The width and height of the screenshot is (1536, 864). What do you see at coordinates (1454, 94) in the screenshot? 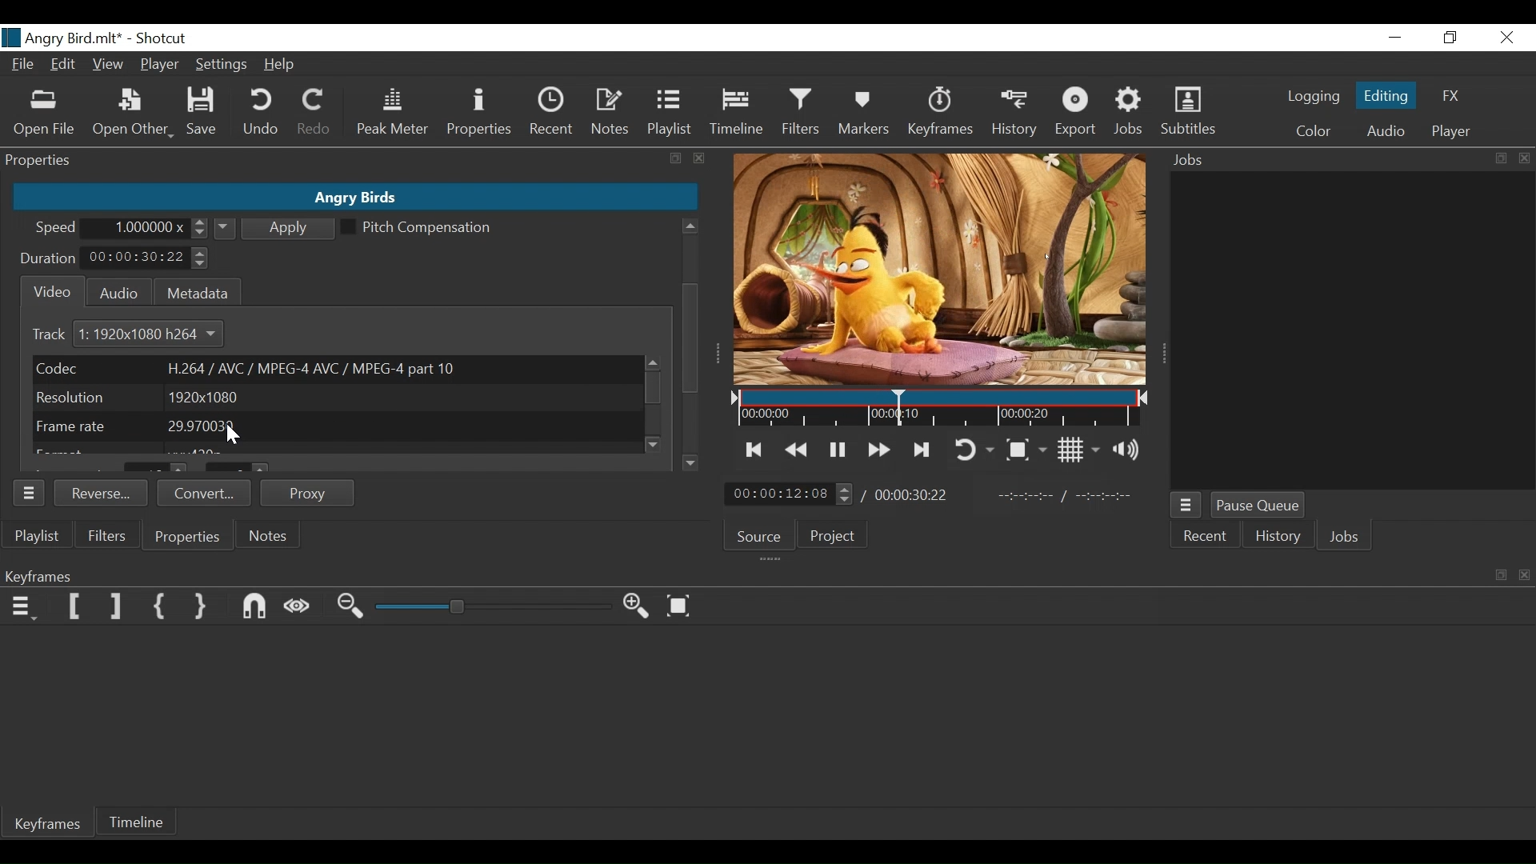
I see `FX` at bounding box center [1454, 94].